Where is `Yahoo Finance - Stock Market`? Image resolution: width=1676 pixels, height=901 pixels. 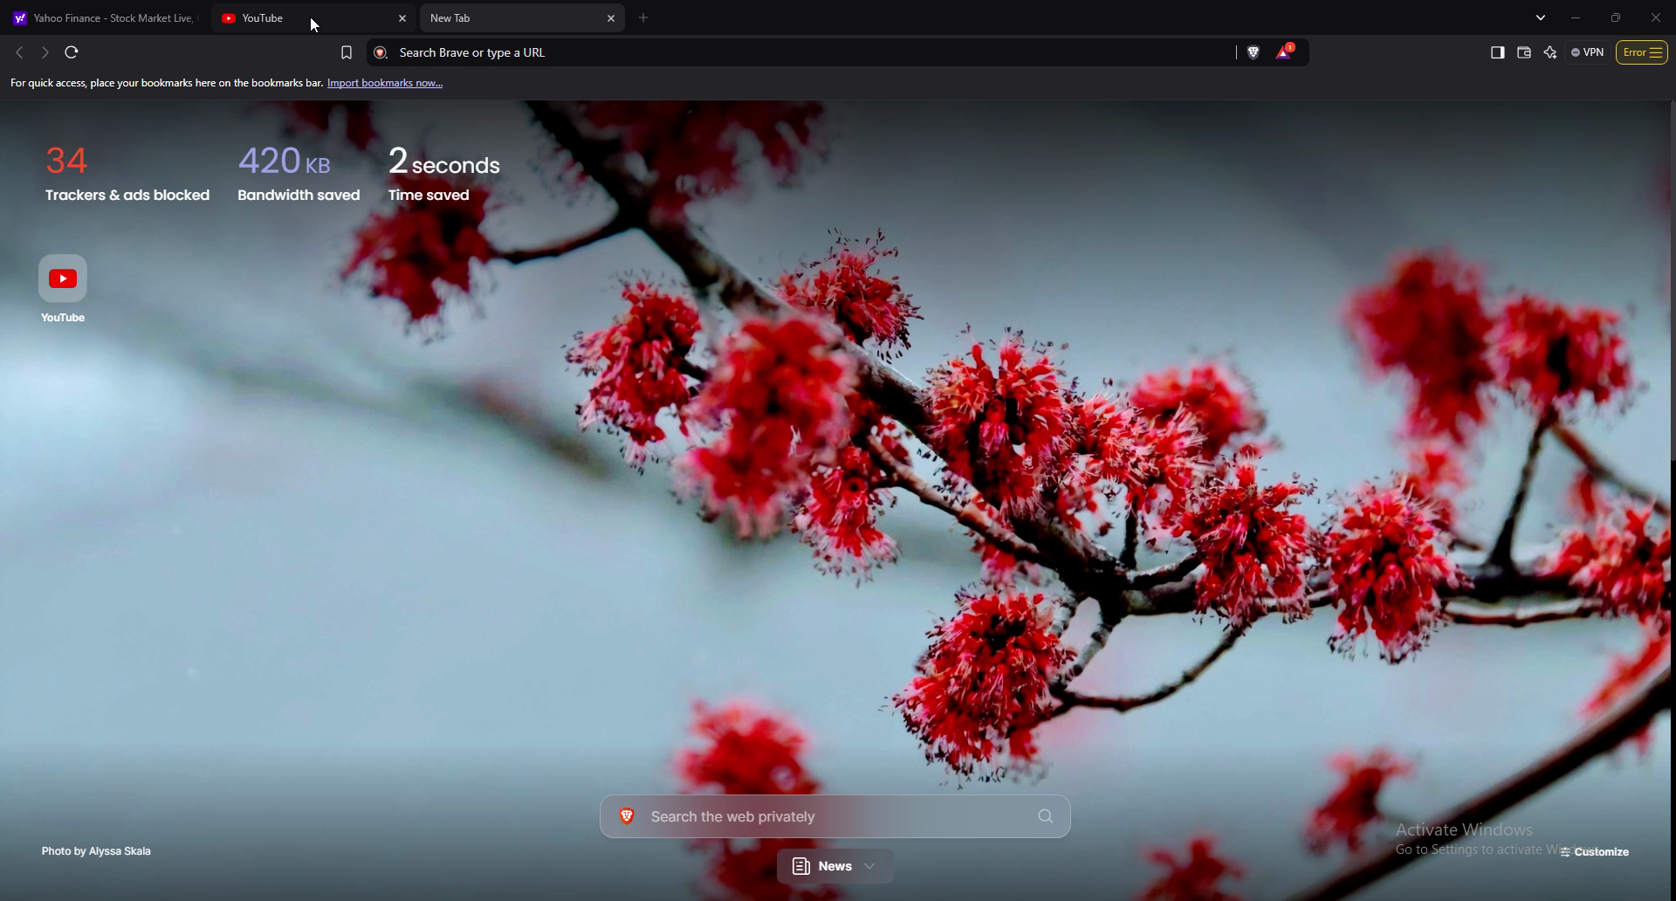
Yahoo Finance - Stock Market is located at coordinates (105, 17).